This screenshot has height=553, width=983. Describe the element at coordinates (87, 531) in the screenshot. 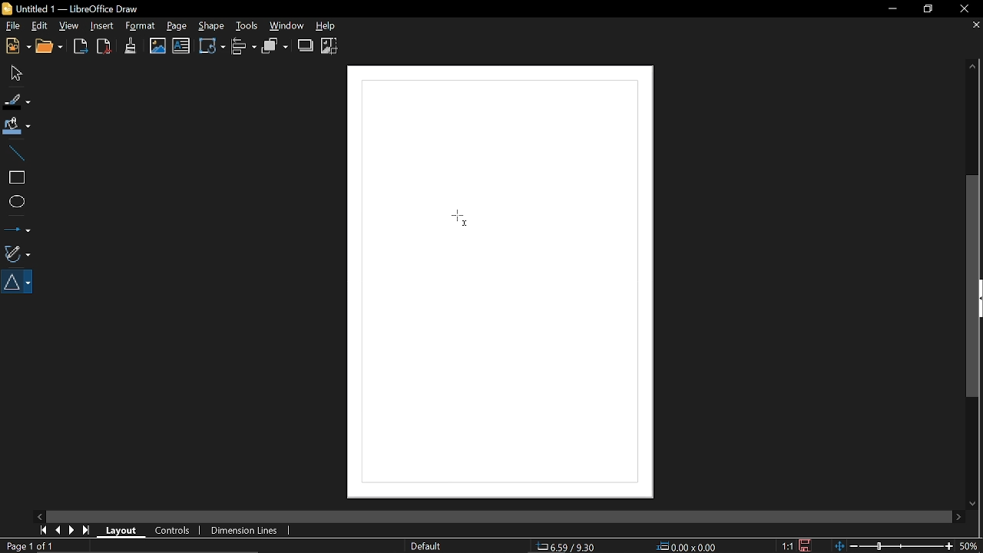

I see `Last Page` at that location.